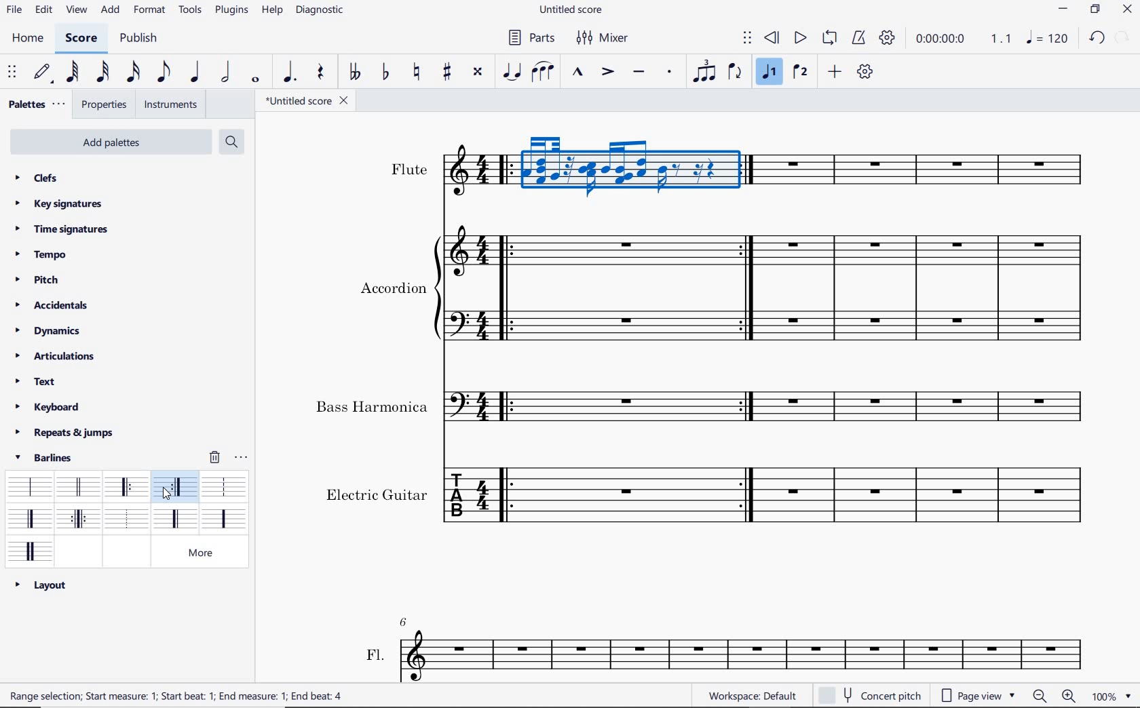 This screenshot has width=1140, height=708. Describe the element at coordinates (608, 73) in the screenshot. I see `accent` at that location.